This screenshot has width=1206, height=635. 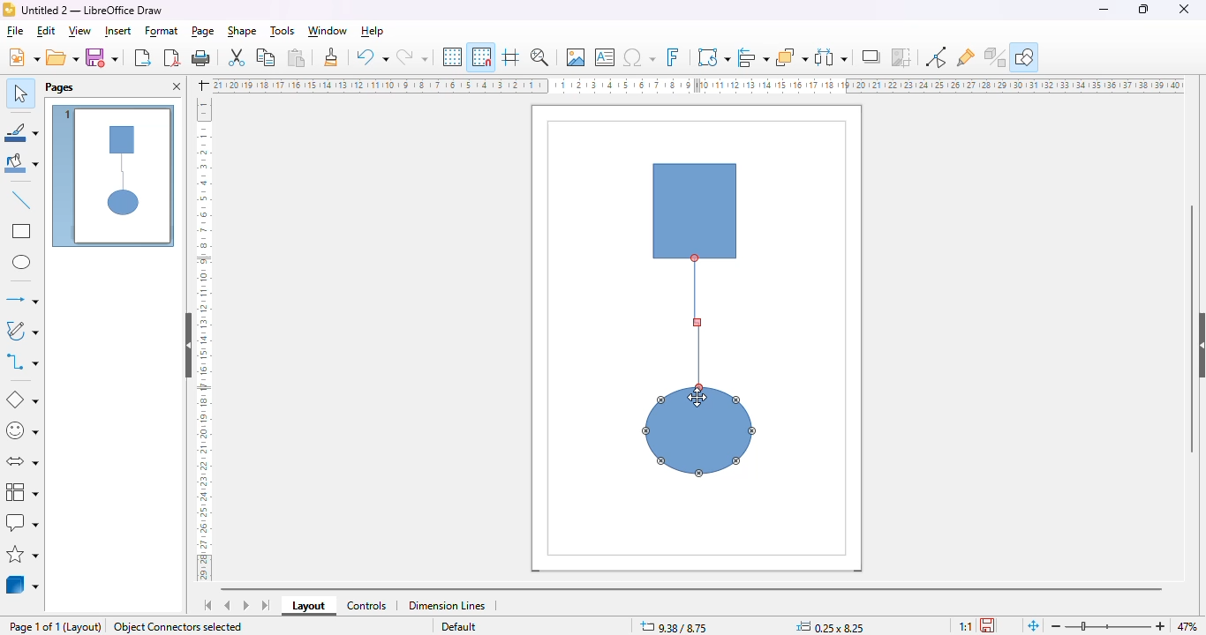 I want to click on shape, so click(x=241, y=31).